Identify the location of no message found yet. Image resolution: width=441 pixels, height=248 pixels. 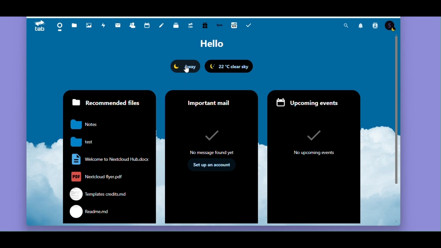
(213, 141).